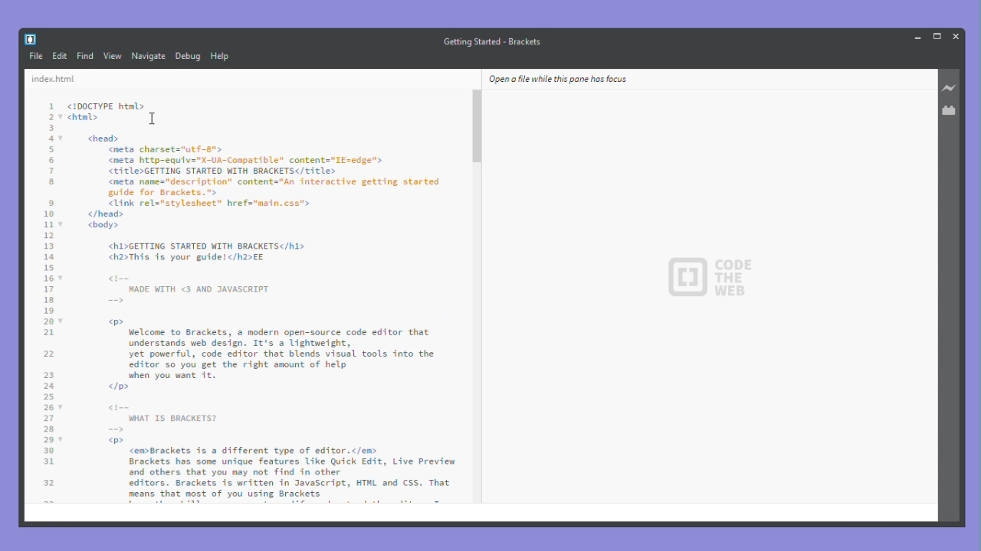 Image resolution: width=981 pixels, height=551 pixels. What do you see at coordinates (149, 56) in the screenshot?
I see `Navigate` at bounding box center [149, 56].